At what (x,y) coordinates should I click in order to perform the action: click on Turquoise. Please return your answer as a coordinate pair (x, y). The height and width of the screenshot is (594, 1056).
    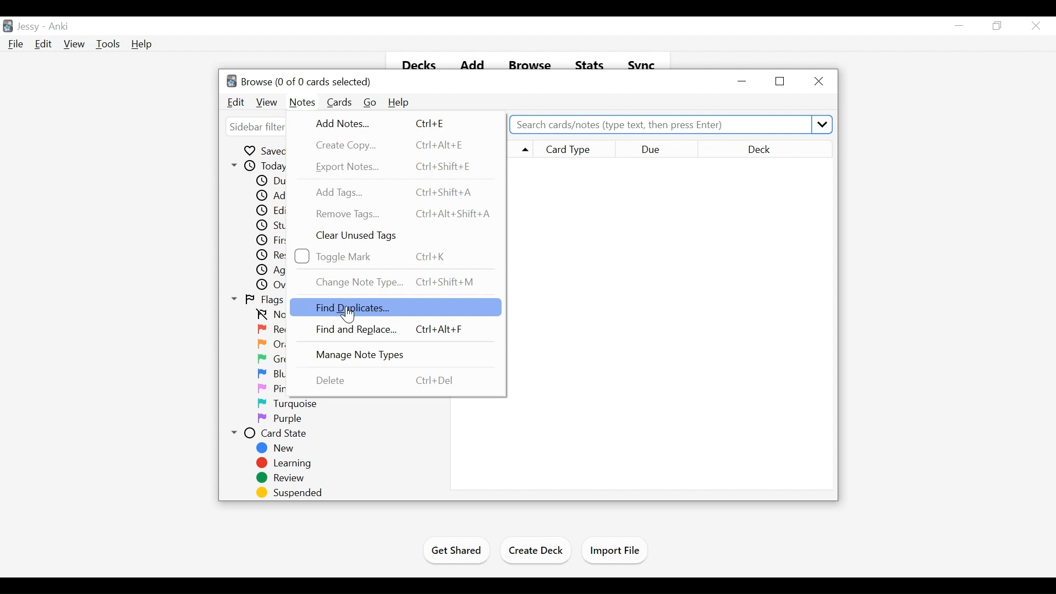
    Looking at the image, I should click on (293, 404).